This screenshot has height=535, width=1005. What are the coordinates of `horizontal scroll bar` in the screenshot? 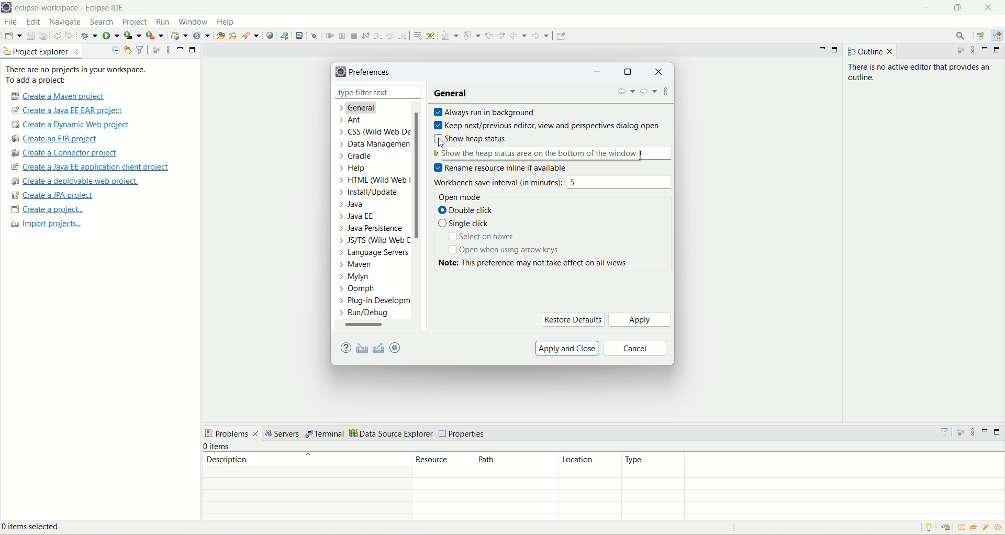 It's located at (372, 325).